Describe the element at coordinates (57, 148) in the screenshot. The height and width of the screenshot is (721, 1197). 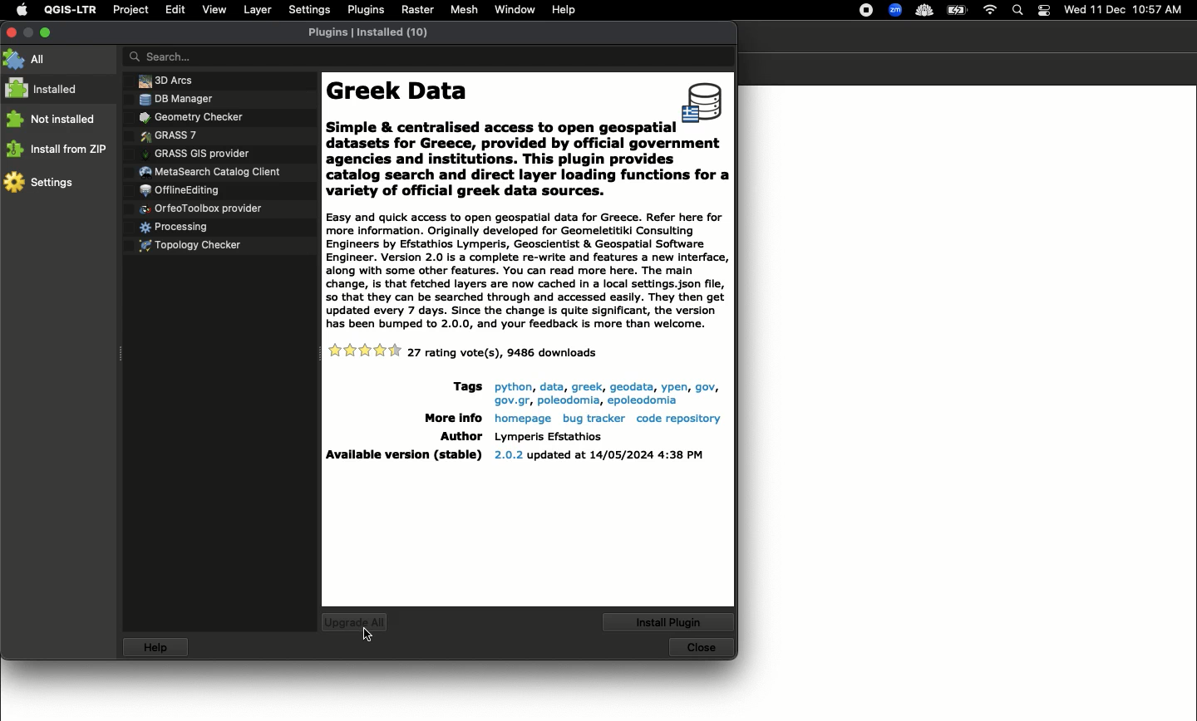
I see `Install from zip` at that location.